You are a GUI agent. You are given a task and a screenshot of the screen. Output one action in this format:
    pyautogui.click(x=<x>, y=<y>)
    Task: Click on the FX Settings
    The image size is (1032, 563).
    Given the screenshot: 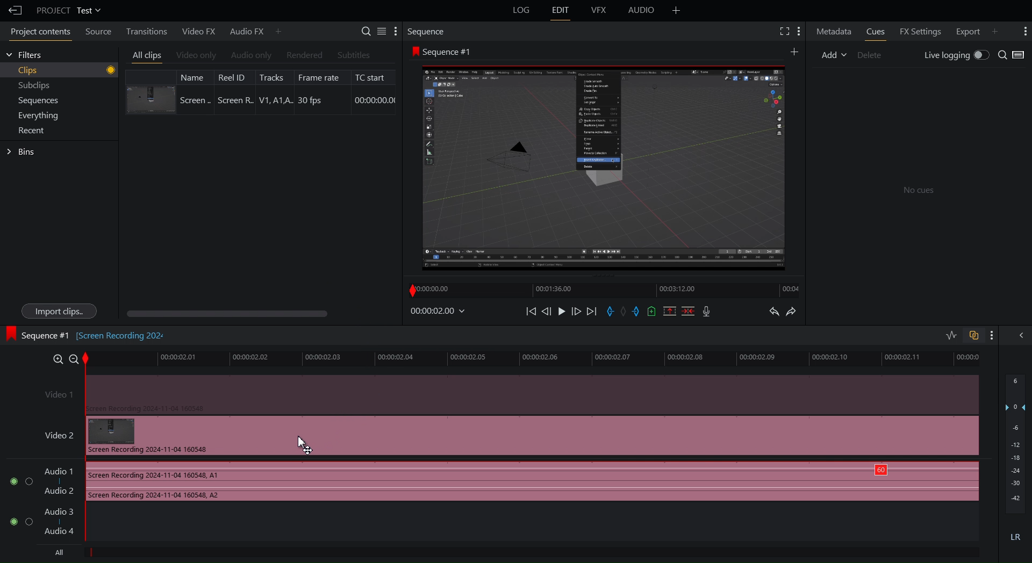 What is the action you would take?
    pyautogui.click(x=919, y=30)
    